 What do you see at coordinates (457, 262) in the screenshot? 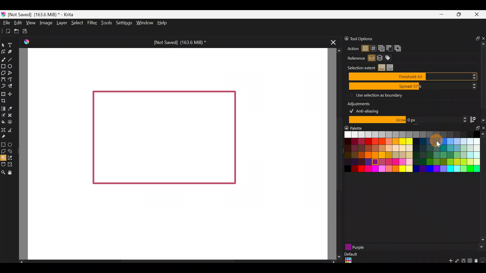
I see `Edit swatch/group` at bounding box center [457, 262].